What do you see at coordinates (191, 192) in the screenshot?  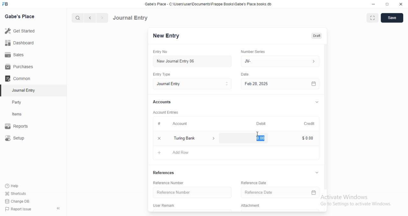 I see `Reference Number` at bounding box center [191, 192].